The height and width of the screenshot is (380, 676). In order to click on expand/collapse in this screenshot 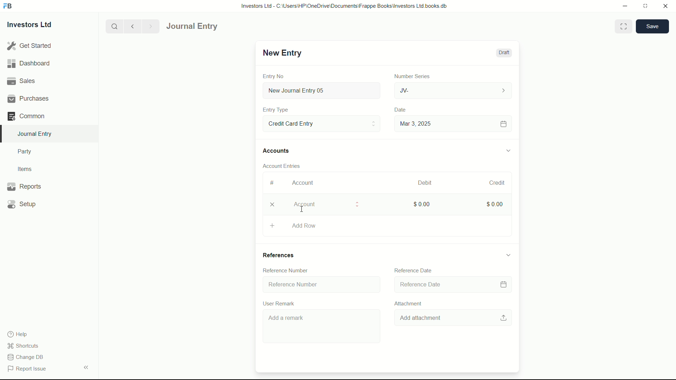, I will do `click(508, 255)`.